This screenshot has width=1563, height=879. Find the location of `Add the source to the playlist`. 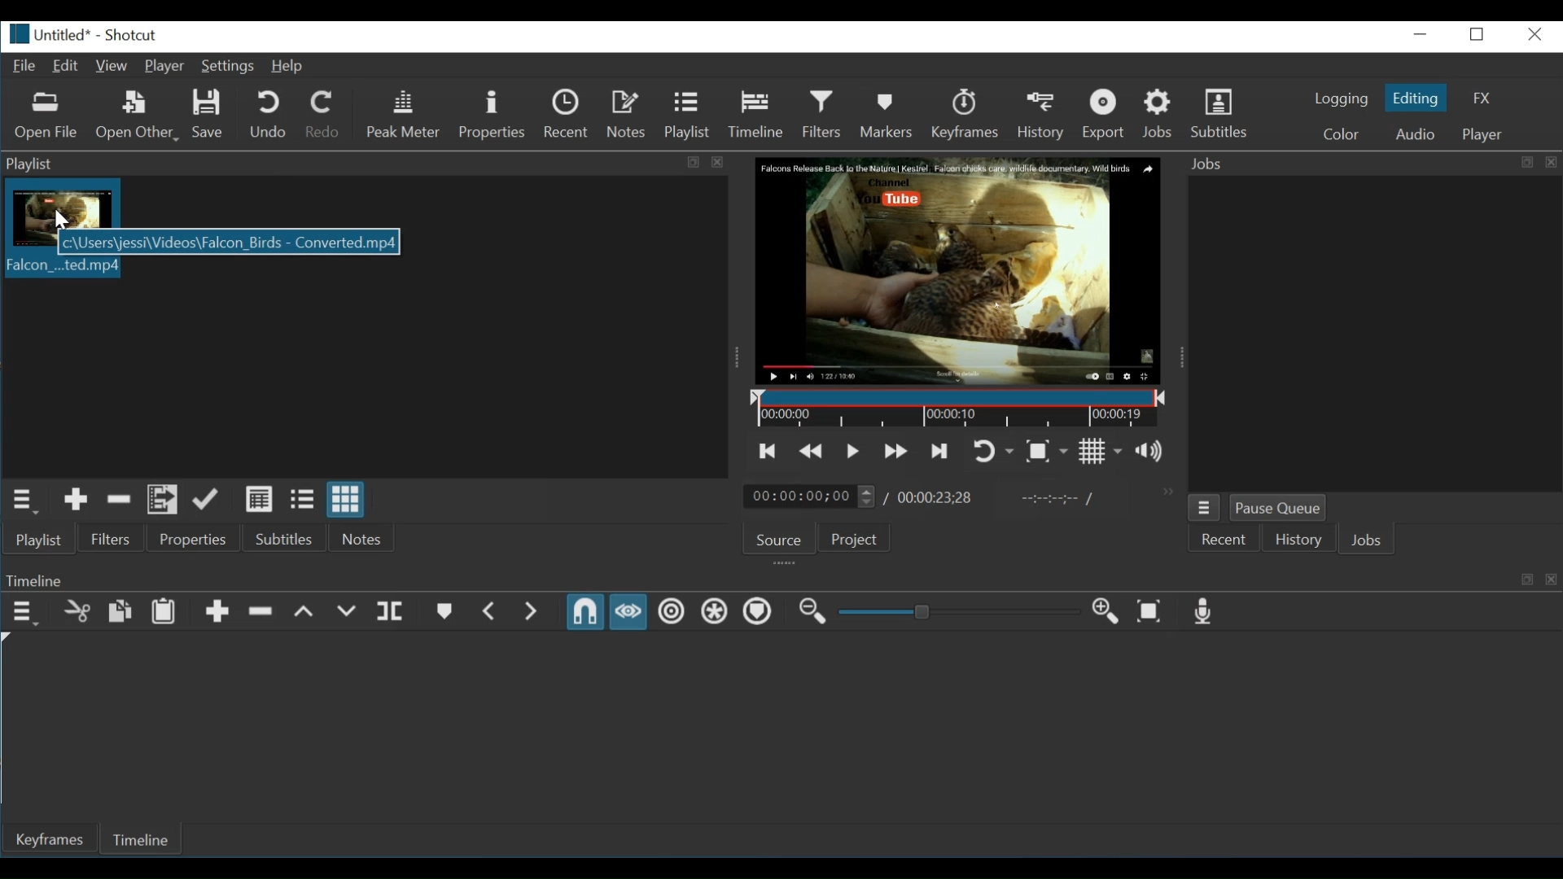

Add the source to the playlist is located at coordinates (77, 501).